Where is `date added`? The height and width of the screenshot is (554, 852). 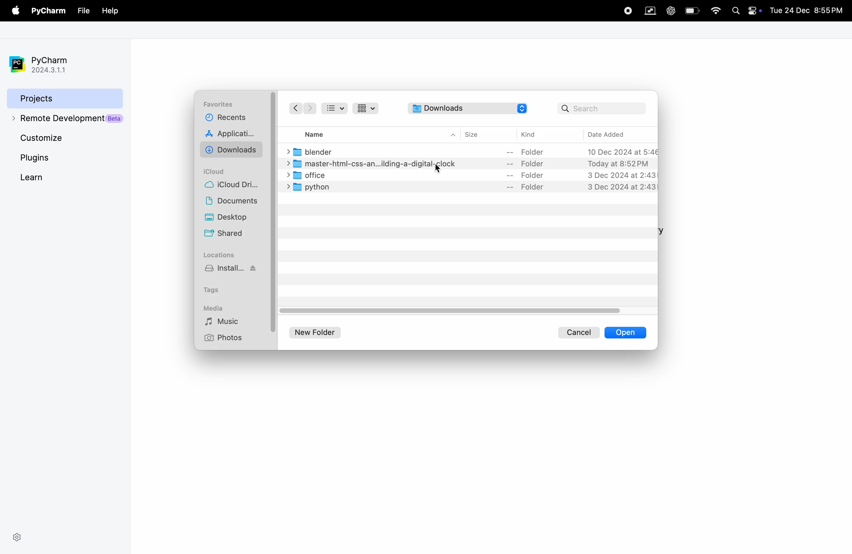
date added is located at coordinates (614, 134).